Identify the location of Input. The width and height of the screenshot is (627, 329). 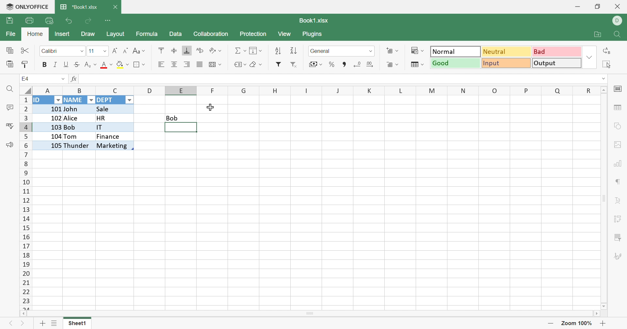
(505, 63).